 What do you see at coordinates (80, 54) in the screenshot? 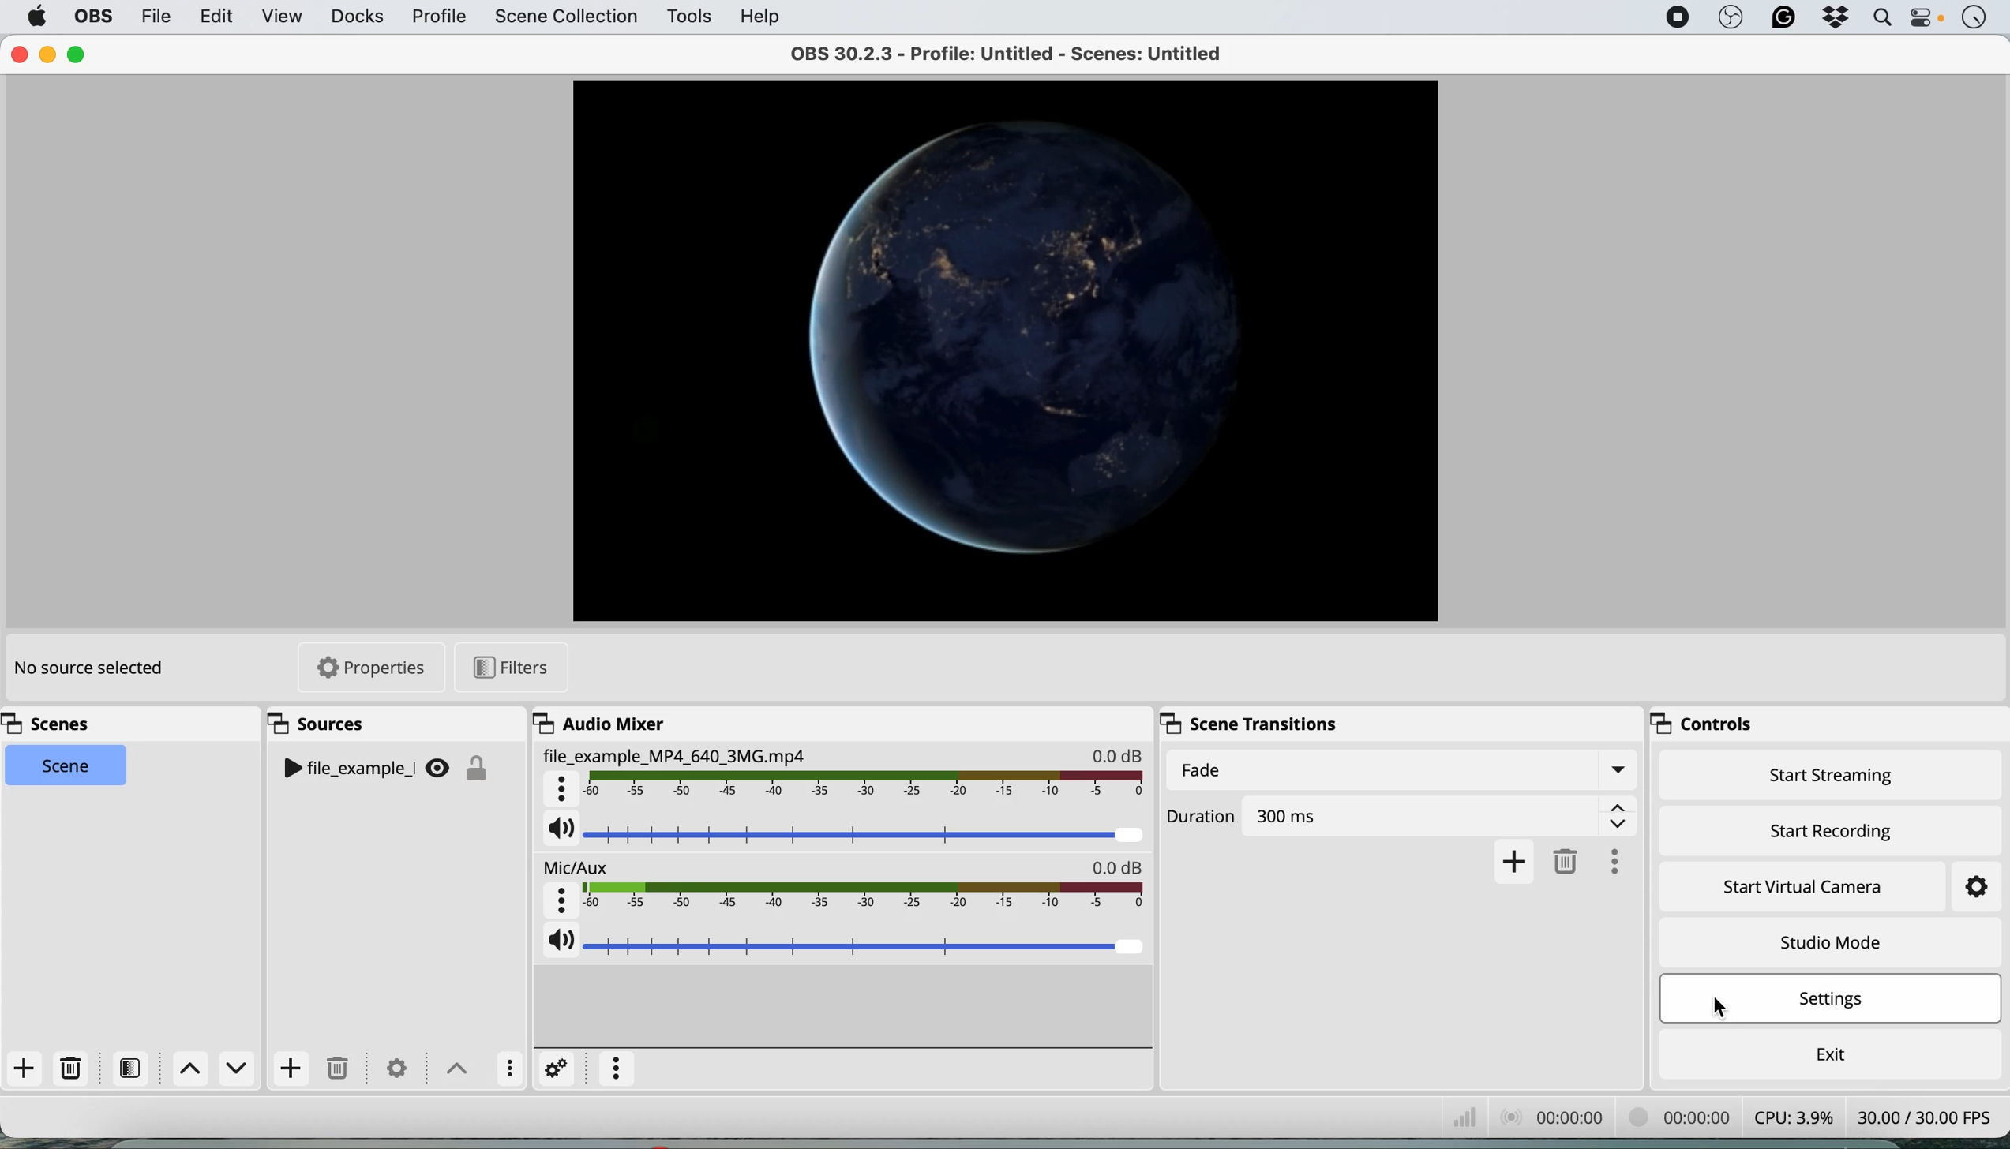
I see `maximise` at bounding box center [80, 54].